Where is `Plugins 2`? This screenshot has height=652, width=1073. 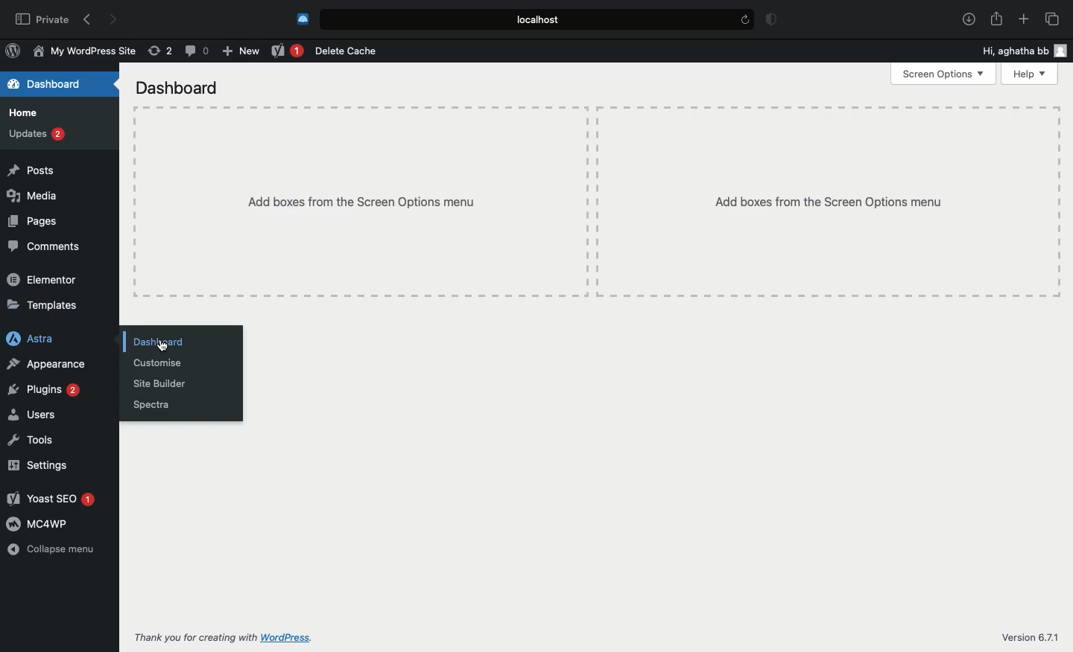
Plugins 2 is located at coordinates (45, 390).